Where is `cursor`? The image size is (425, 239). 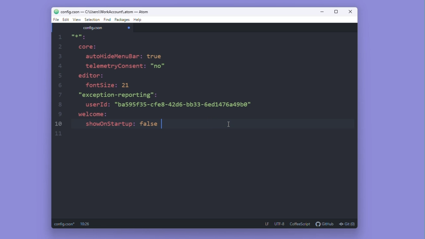
cursor is located at coordinates (229, 123).